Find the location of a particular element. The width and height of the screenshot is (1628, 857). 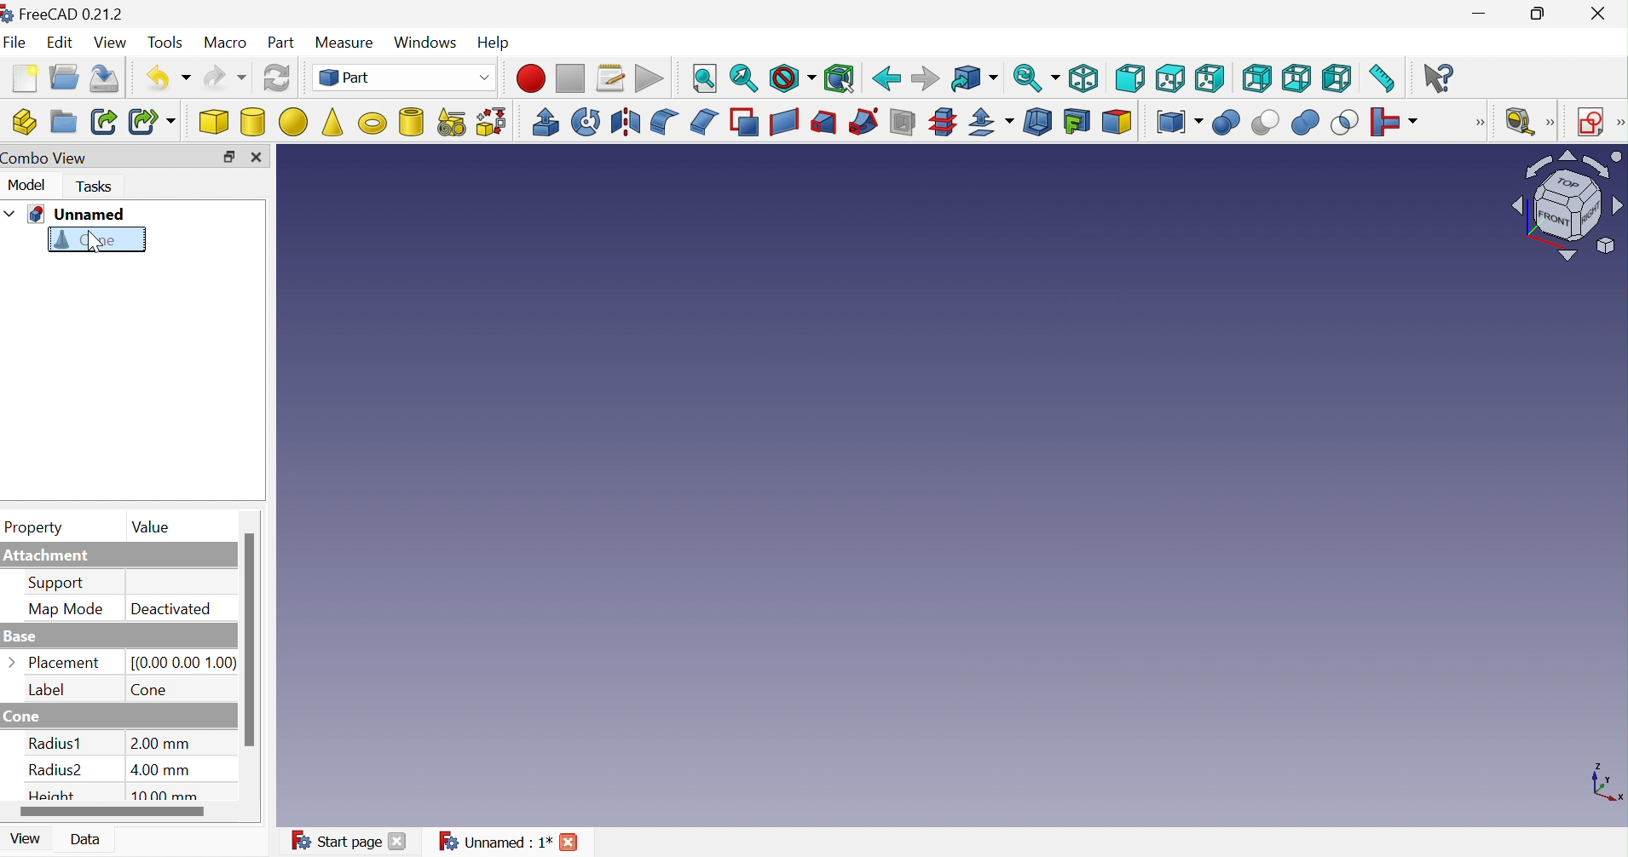

Value is located at coordinates (153, 527).